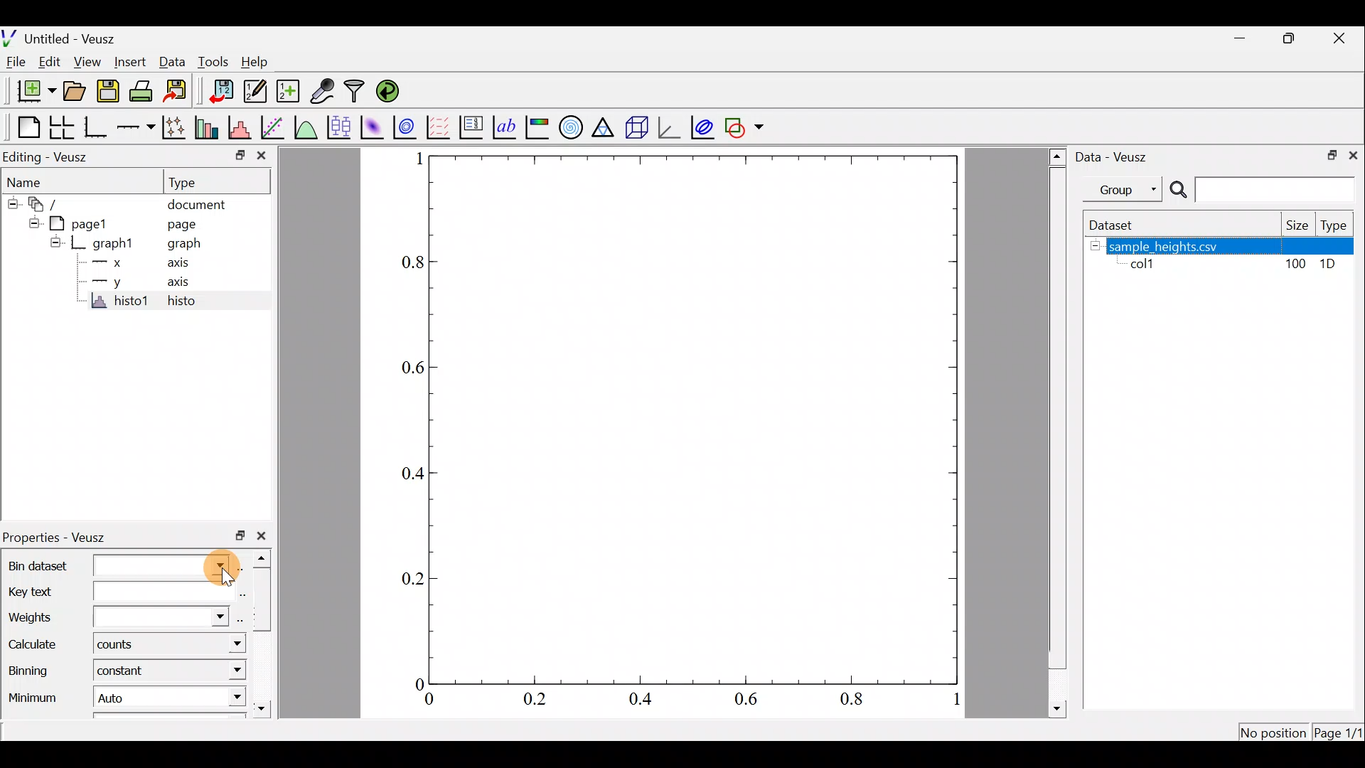 This screenshot has height=768, width=1365. What do you see at coordinates (338, 127) in the screenshot?
I see `plot box plots` at bounding box center [338, 127].